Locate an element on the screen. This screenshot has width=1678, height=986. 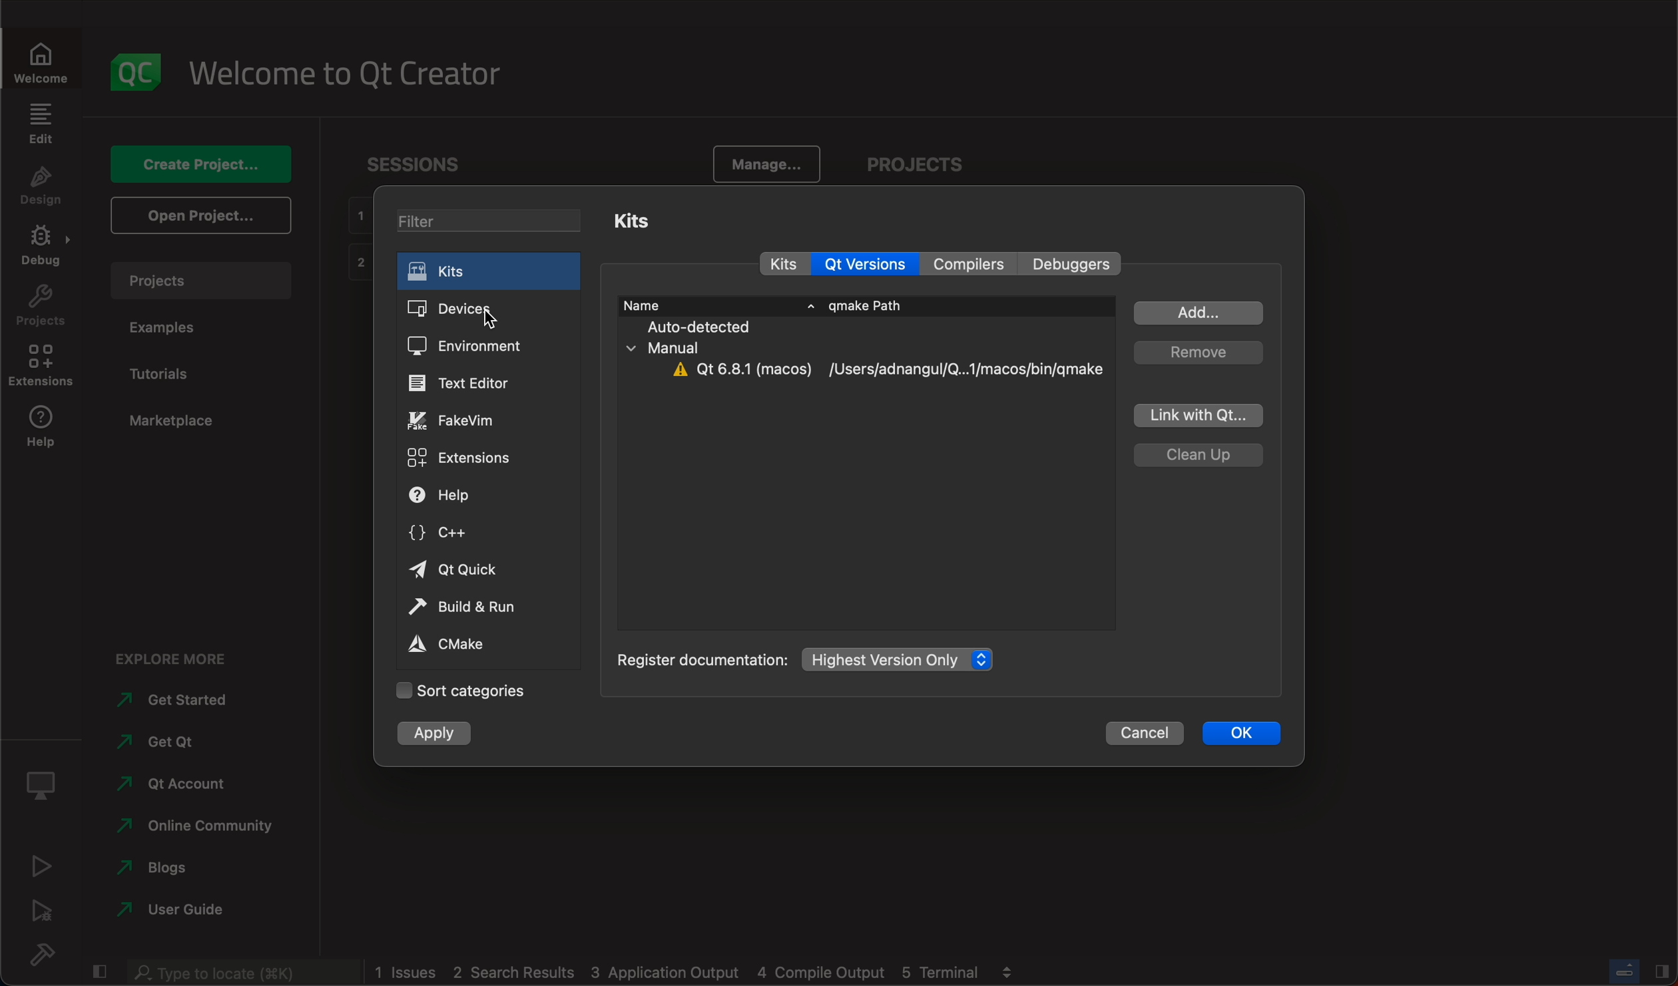
projects is located at coordinates (39, 310).